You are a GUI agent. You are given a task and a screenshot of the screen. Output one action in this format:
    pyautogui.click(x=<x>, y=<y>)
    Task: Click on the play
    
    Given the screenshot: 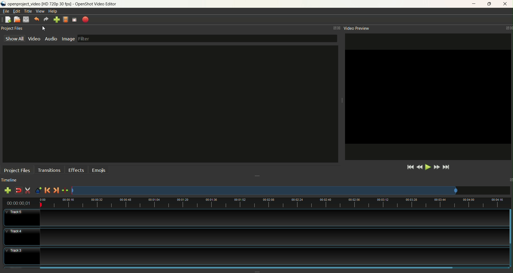 What is the action you would take?
    pyautogui.click(x=428, y=167)
    